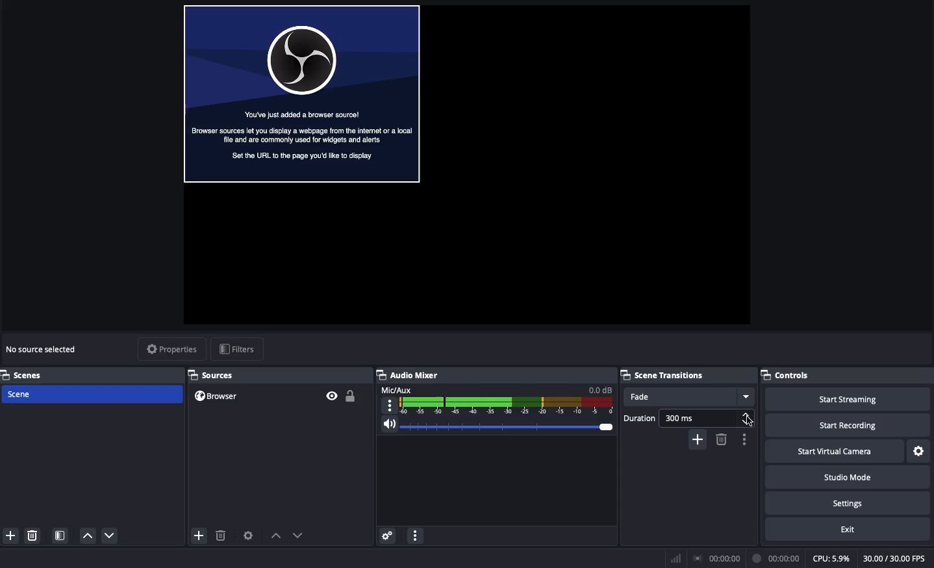 Image resolution: width=934 pixels, height=568 pixels. I want to click on Exit, so click(847, 529).